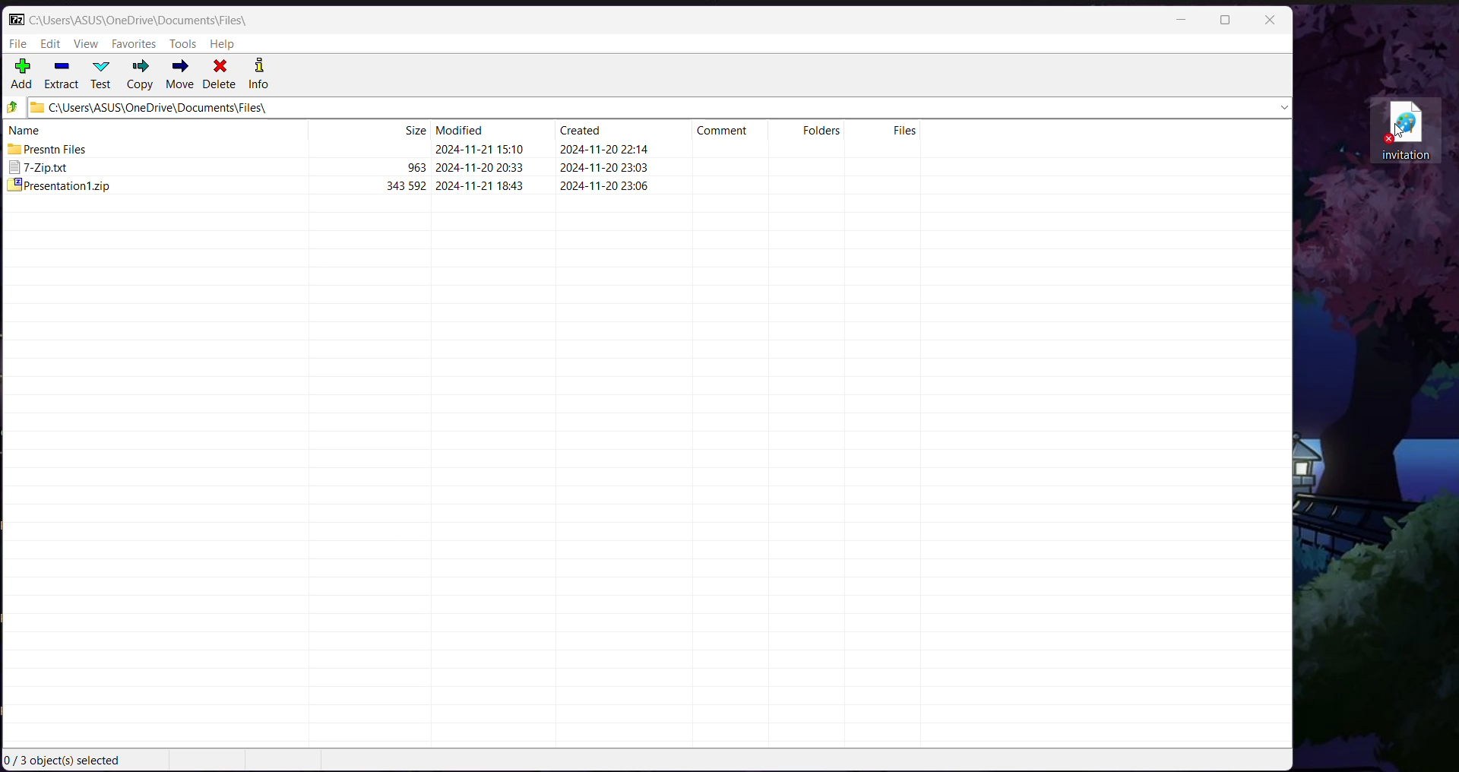 The height and width of the screenshot is (772, 1459). What do you see at coordinates (468, 129) in the screenshot?
I see `Modified` at bounding box center [468, 129].